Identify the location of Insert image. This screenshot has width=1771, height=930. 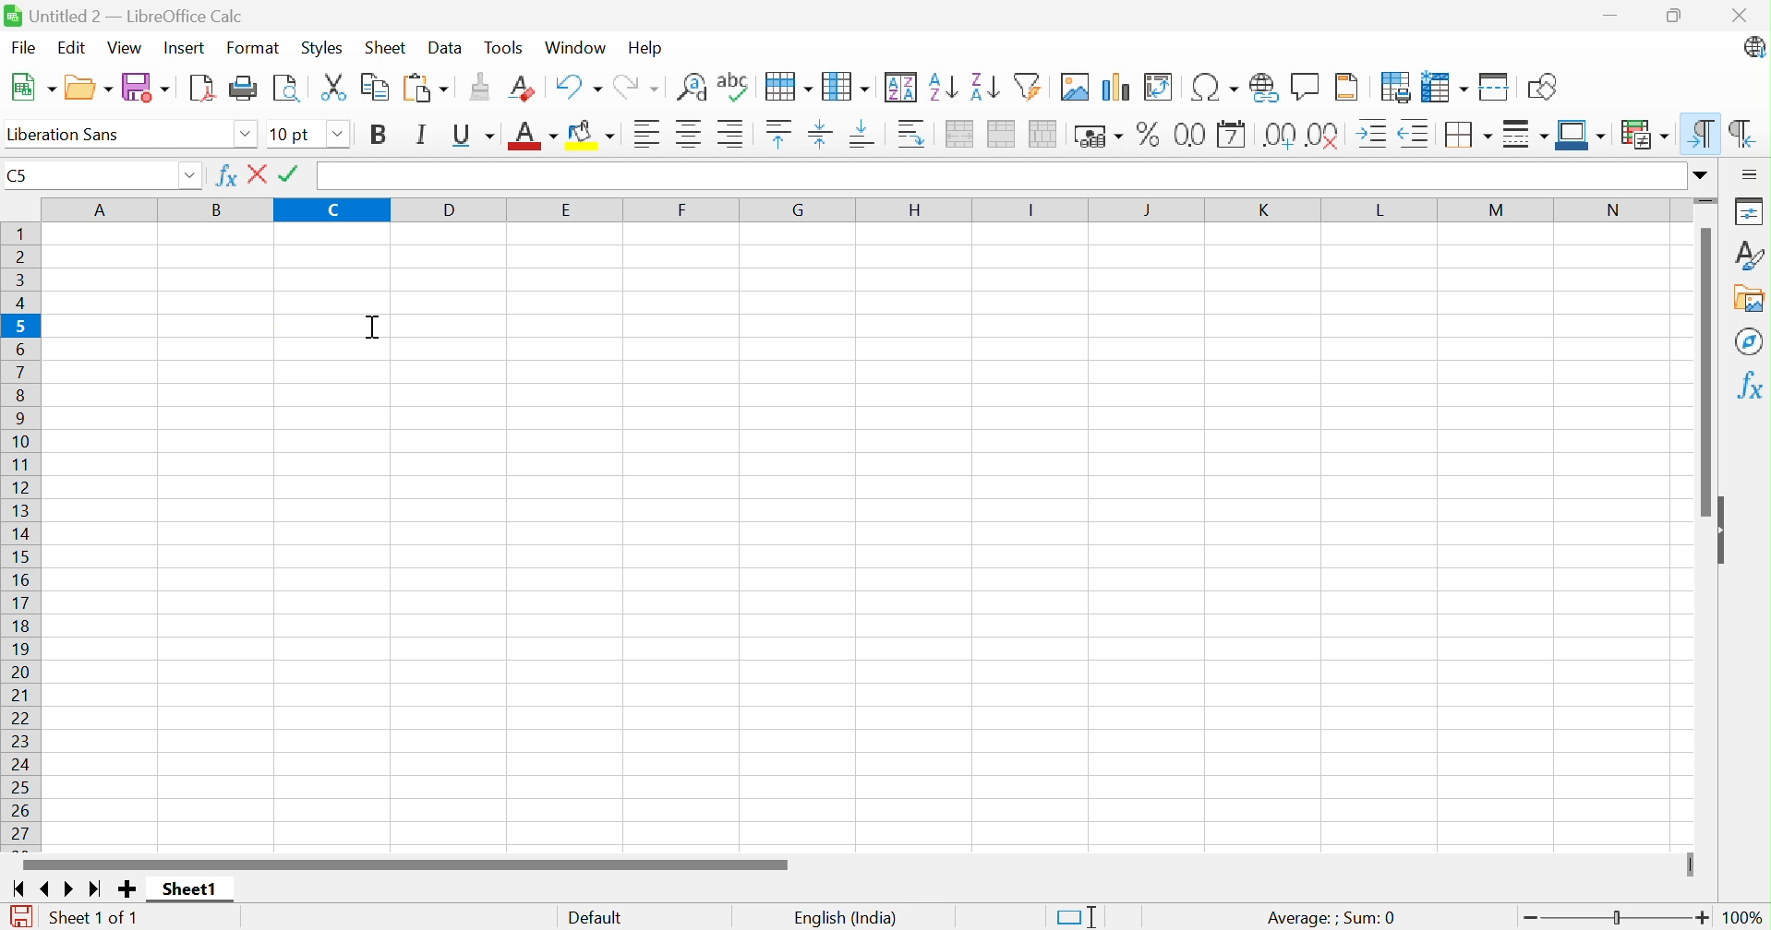
(1078, 87).